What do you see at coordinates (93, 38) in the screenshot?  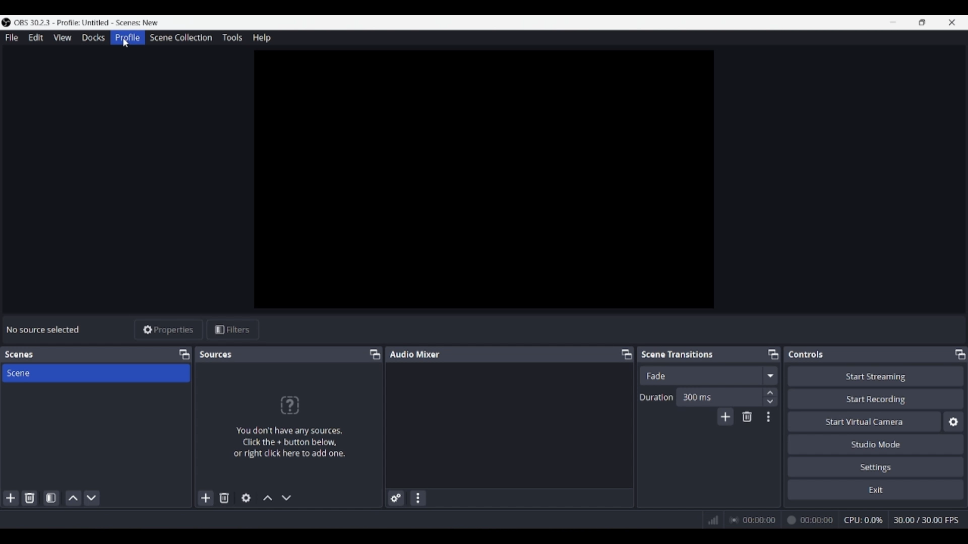 I see `Docks menu` at bounding box center [93, 38].